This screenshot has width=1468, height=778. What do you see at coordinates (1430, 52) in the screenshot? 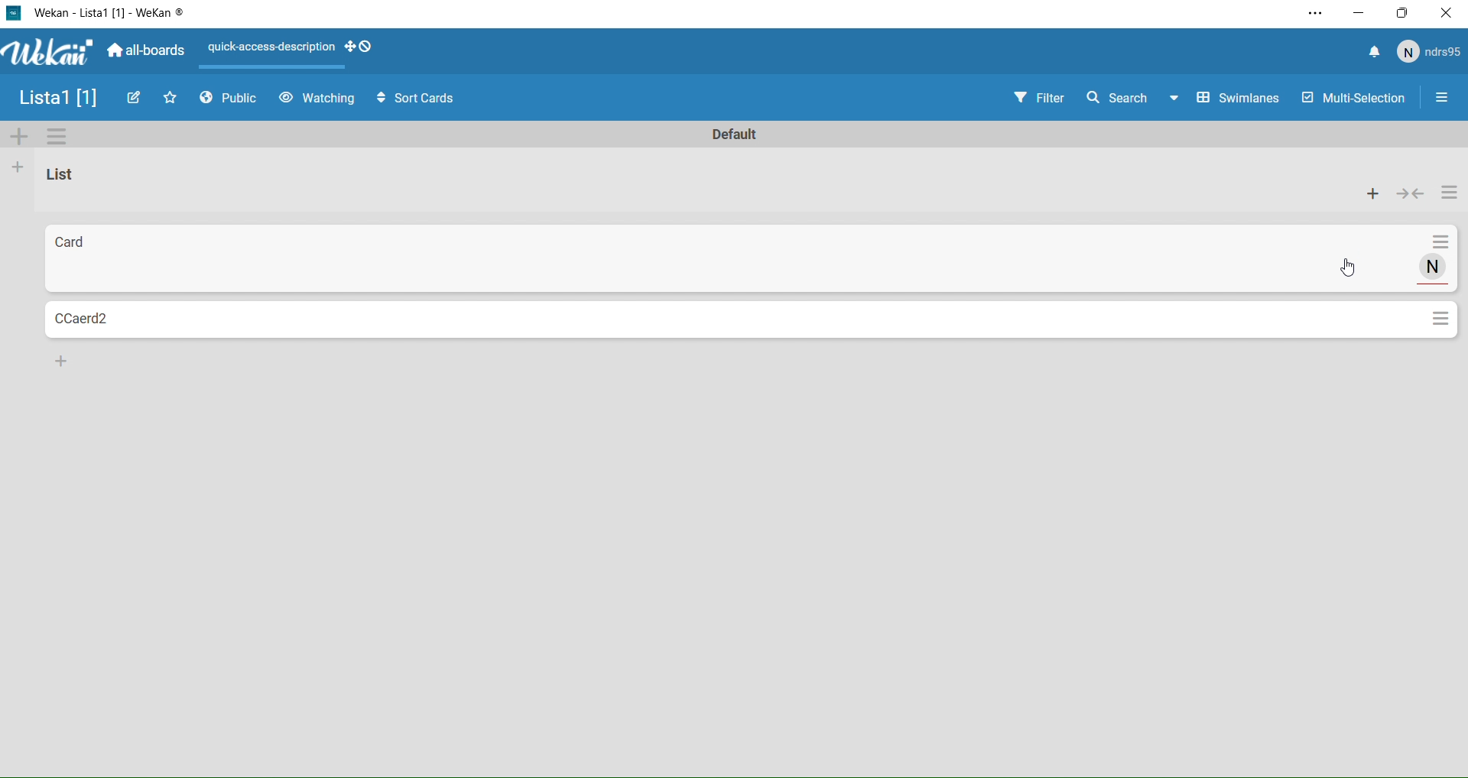
I see `User` at bounding box center [1430, 52].